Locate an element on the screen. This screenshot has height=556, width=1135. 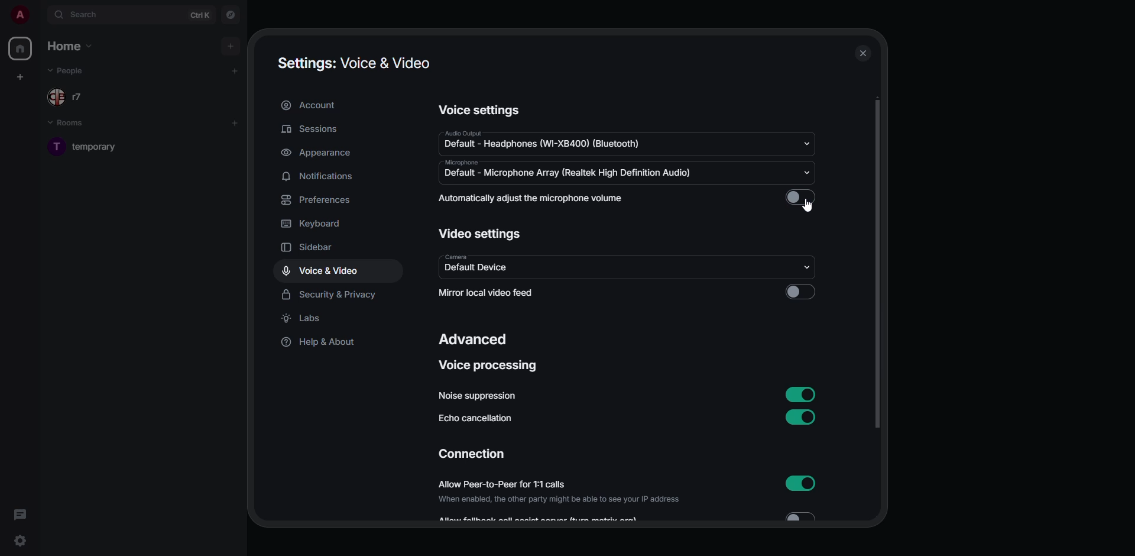
sessions is located at coordinates (313, 128).